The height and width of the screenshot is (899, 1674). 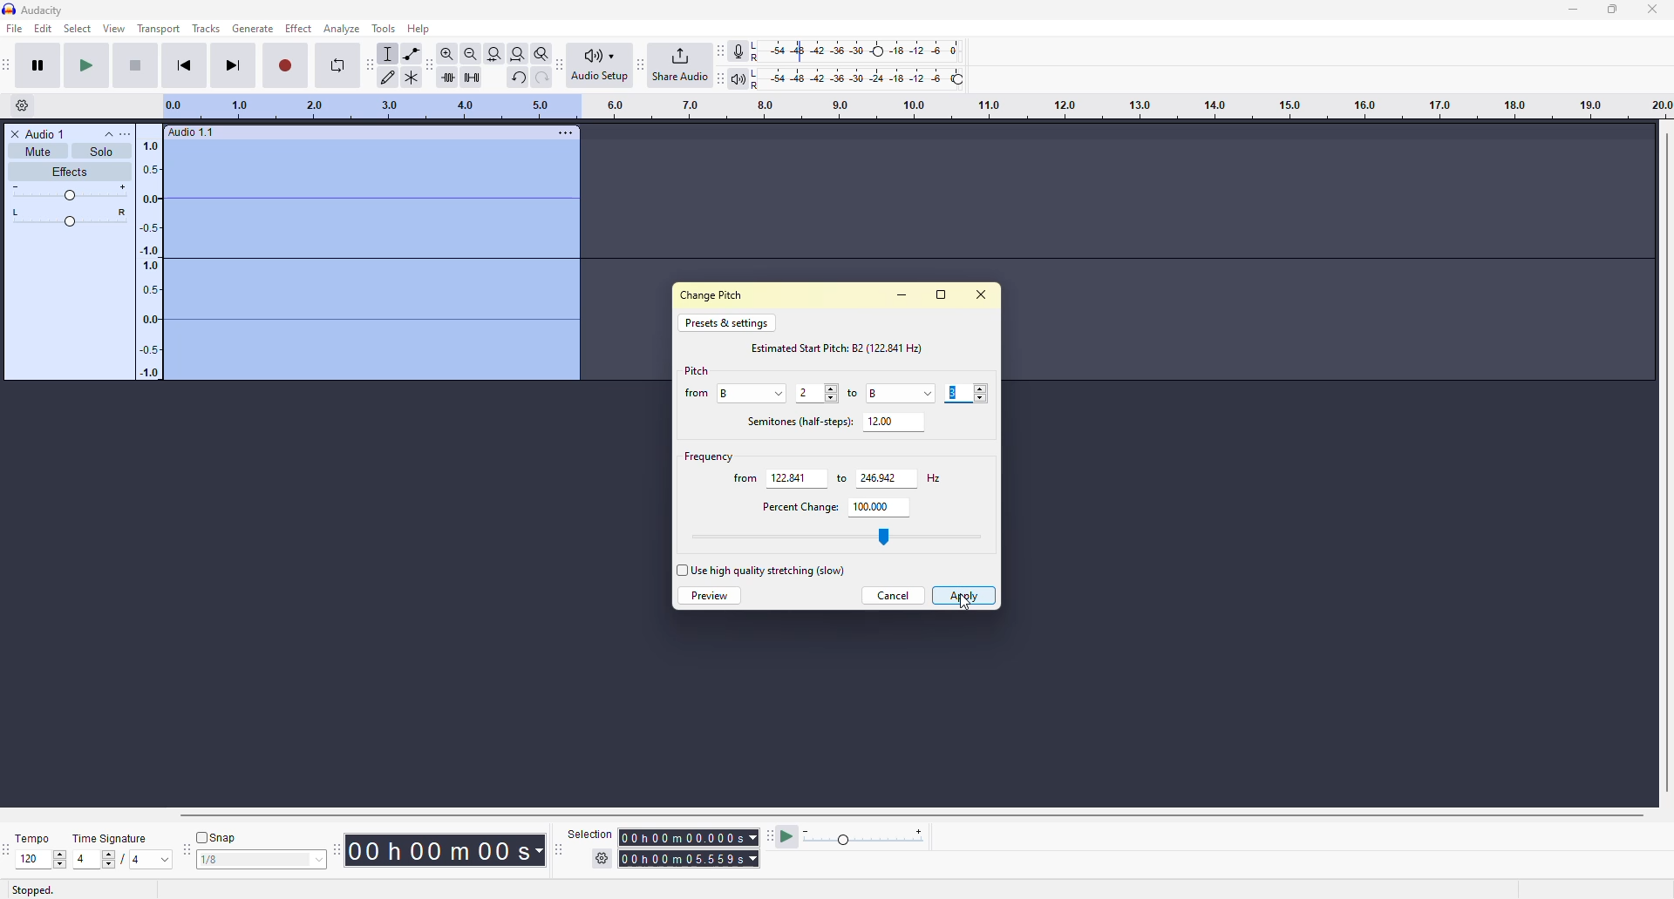 I want to click on change pitch, so click(x=715, y=294).